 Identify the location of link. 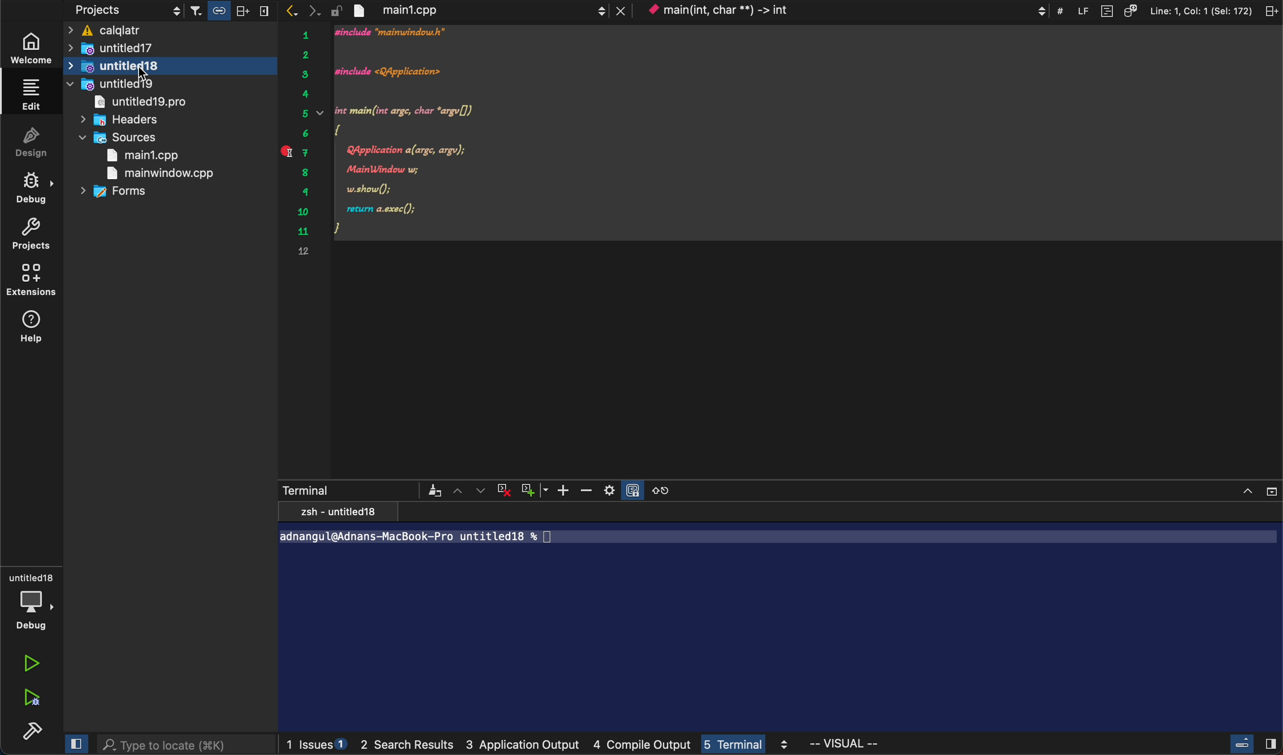
(217, 10).